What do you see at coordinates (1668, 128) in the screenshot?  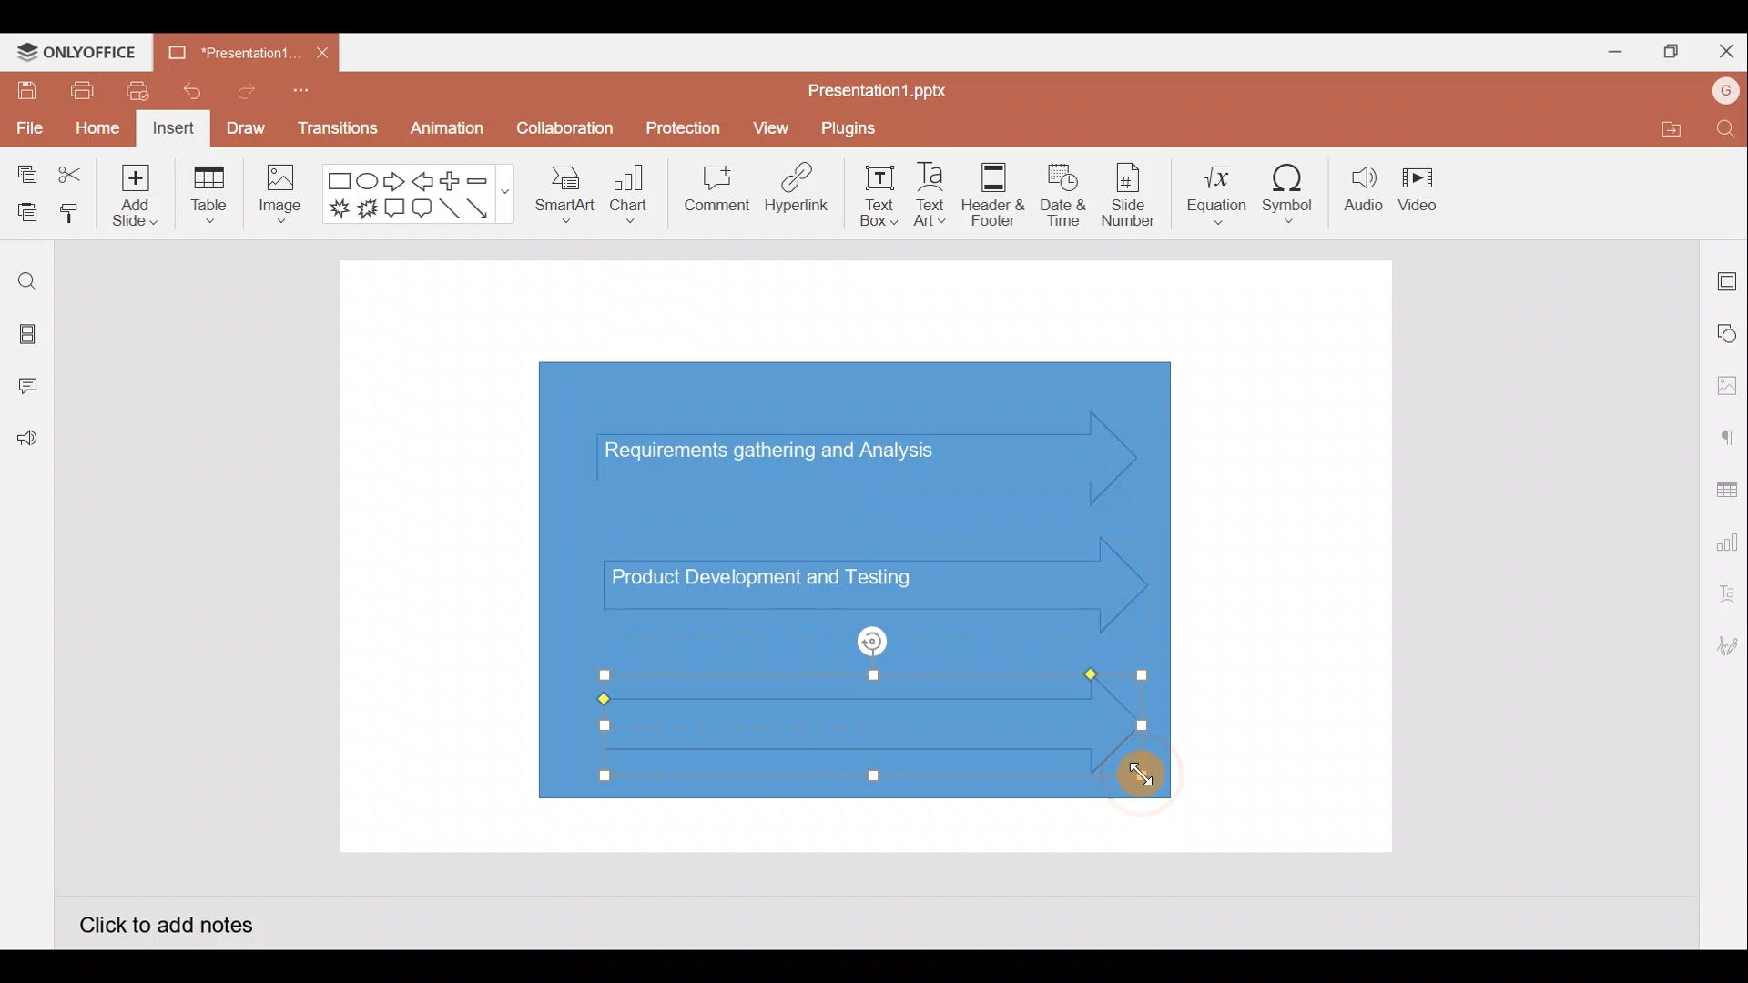 I see `Open file location` at bounding box center [1668, 128].